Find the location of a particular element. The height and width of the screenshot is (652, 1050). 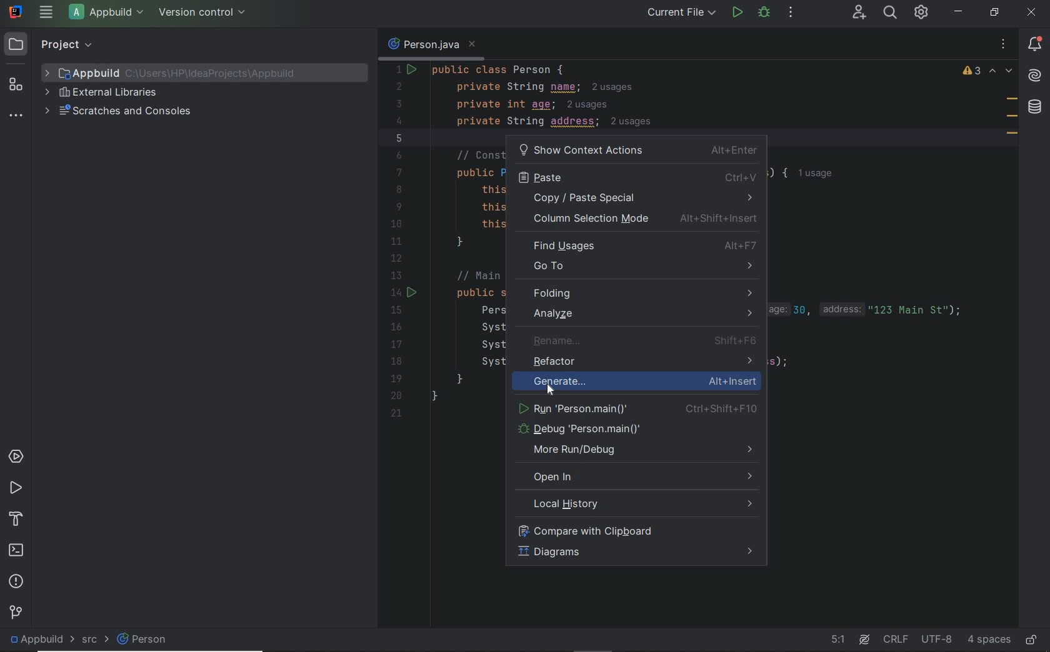

run is located at coordinates (14, 487).